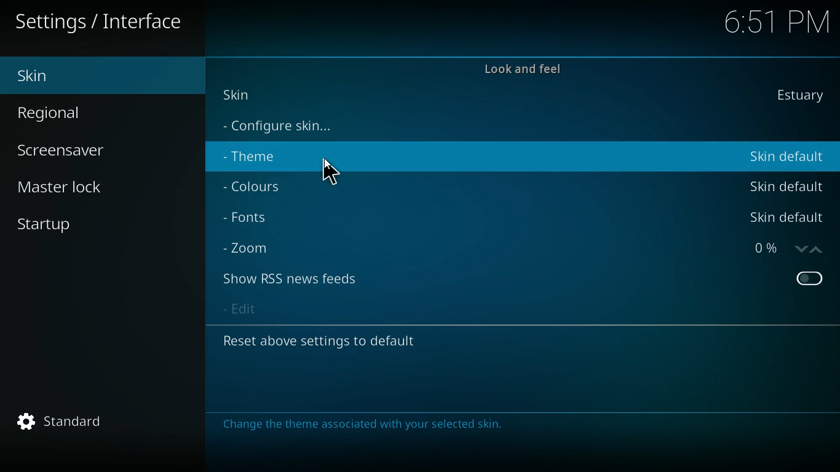 The height and width of the screenshot is (472, 840). Describe the element at coordinates (88, 114) in the screenshot. I see `regional` at that location.